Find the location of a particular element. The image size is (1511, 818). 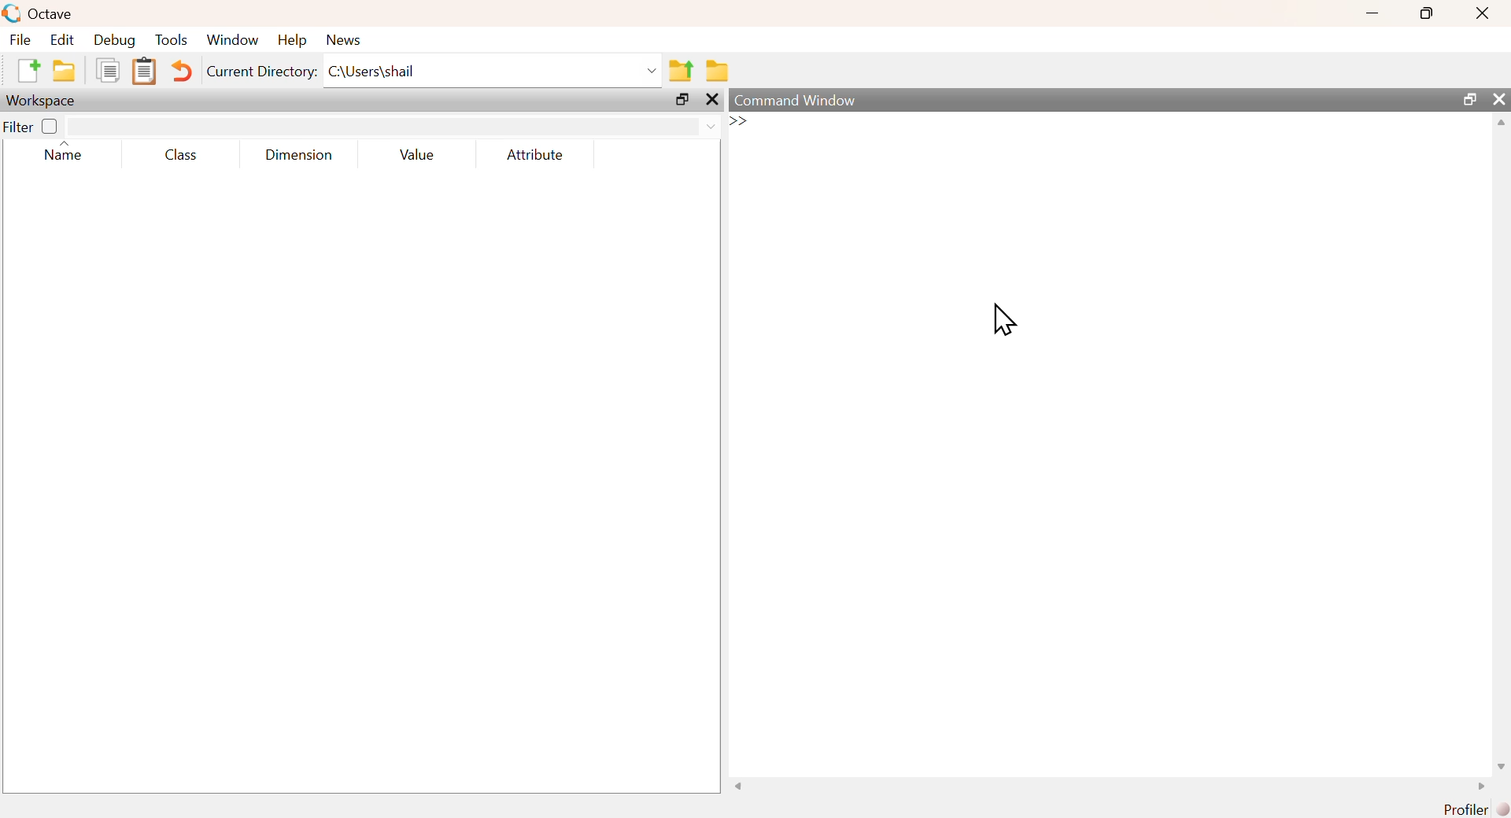

Profiler is located at coordinates (1476, 809).